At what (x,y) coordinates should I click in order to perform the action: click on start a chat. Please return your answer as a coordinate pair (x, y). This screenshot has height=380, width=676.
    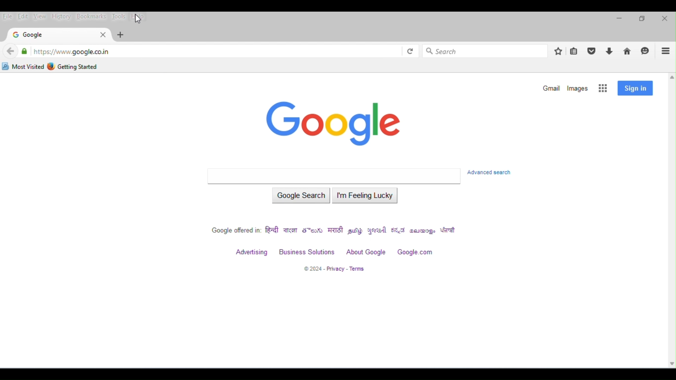
    Looking at the image, I should click on (646, 51).